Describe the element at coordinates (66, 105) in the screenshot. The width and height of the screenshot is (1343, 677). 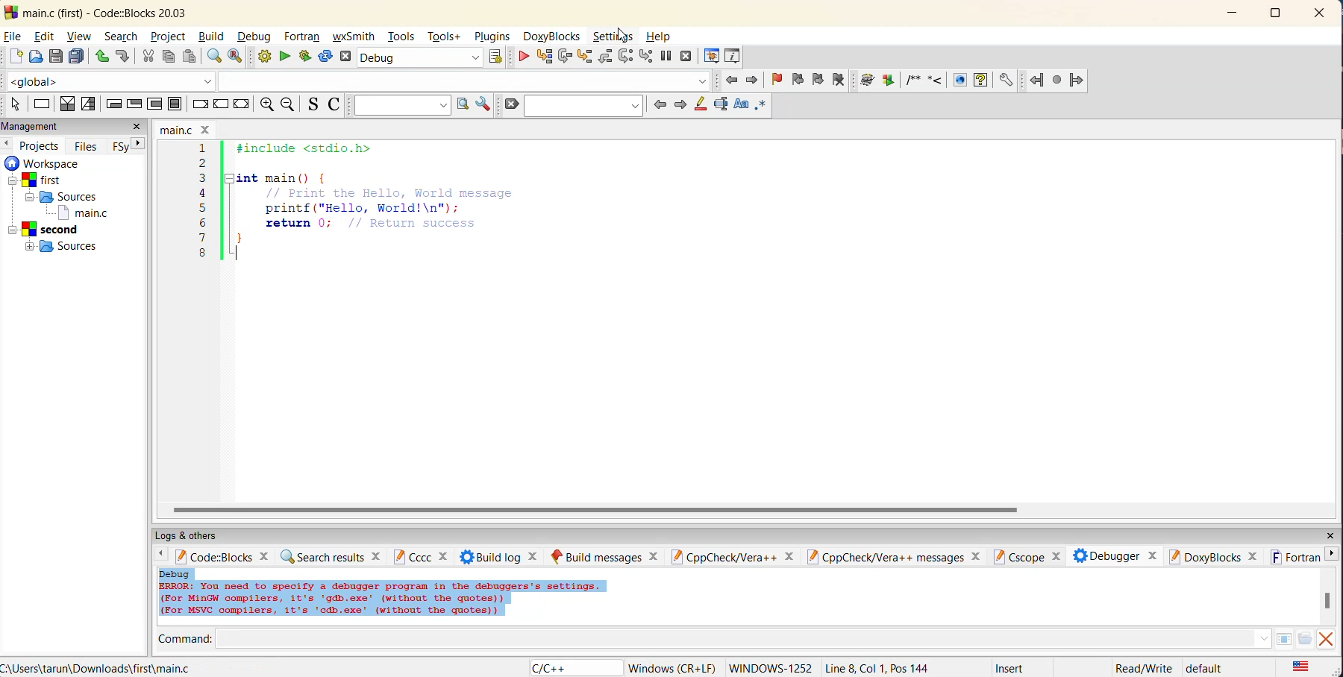
I see `decision` at that location.